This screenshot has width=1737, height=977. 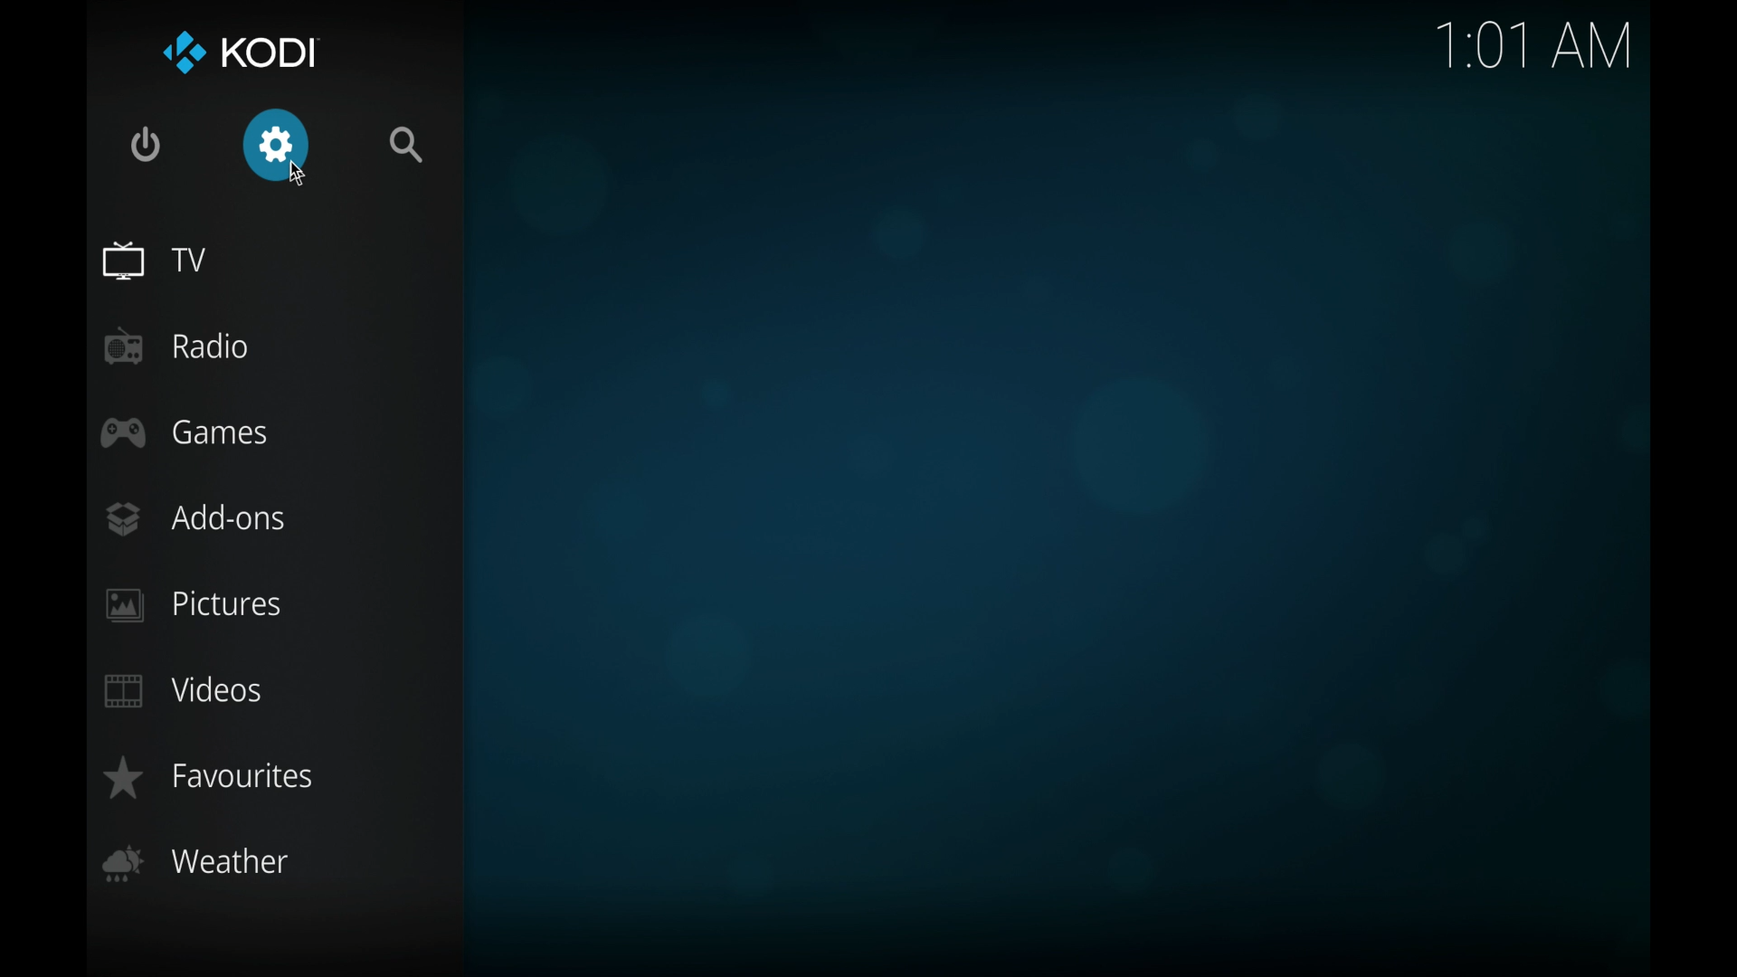 What do you see at coordinates (206, 777) in the screenshot?
I see `favorites` at bounding box center [206, 777].